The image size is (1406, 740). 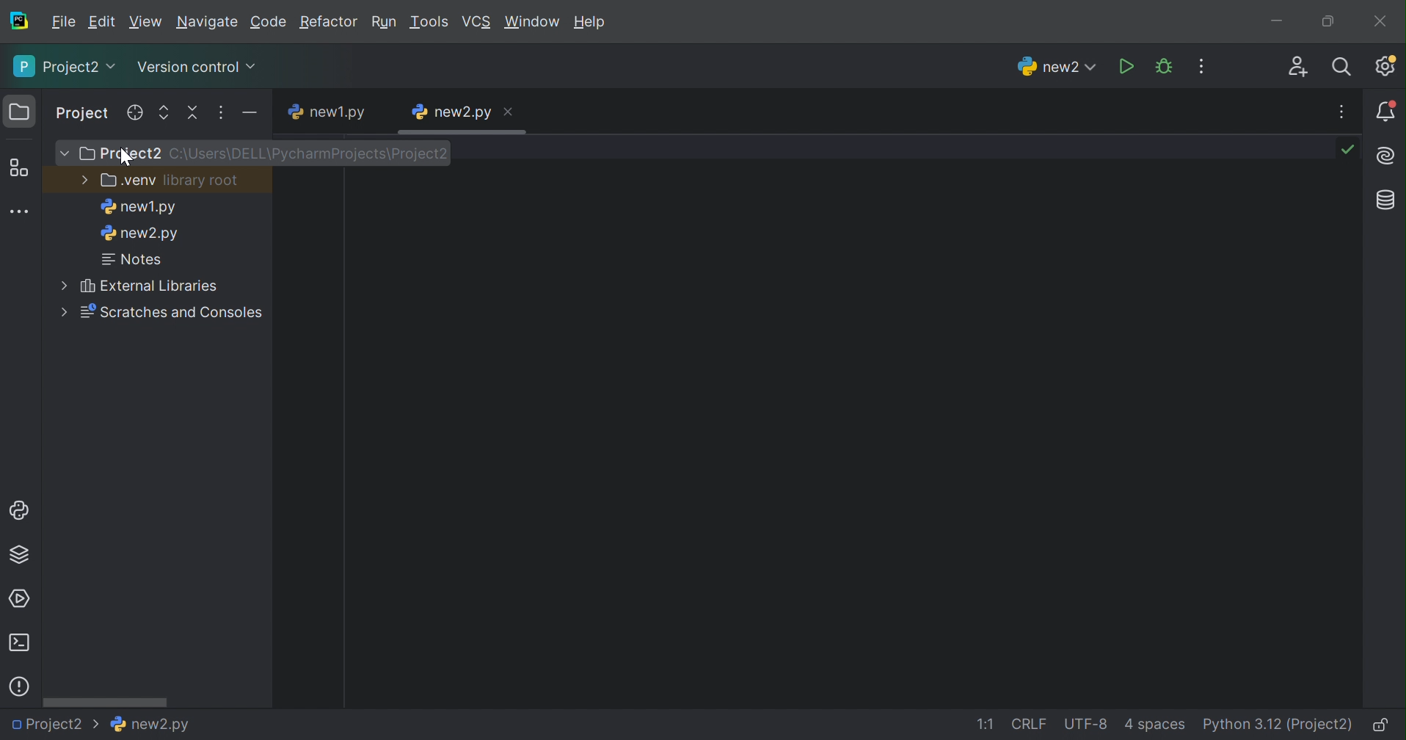 What do you see at coordinates (533, 22) in the screenshot?
I see `Windows` at bounding box center [533, 22].